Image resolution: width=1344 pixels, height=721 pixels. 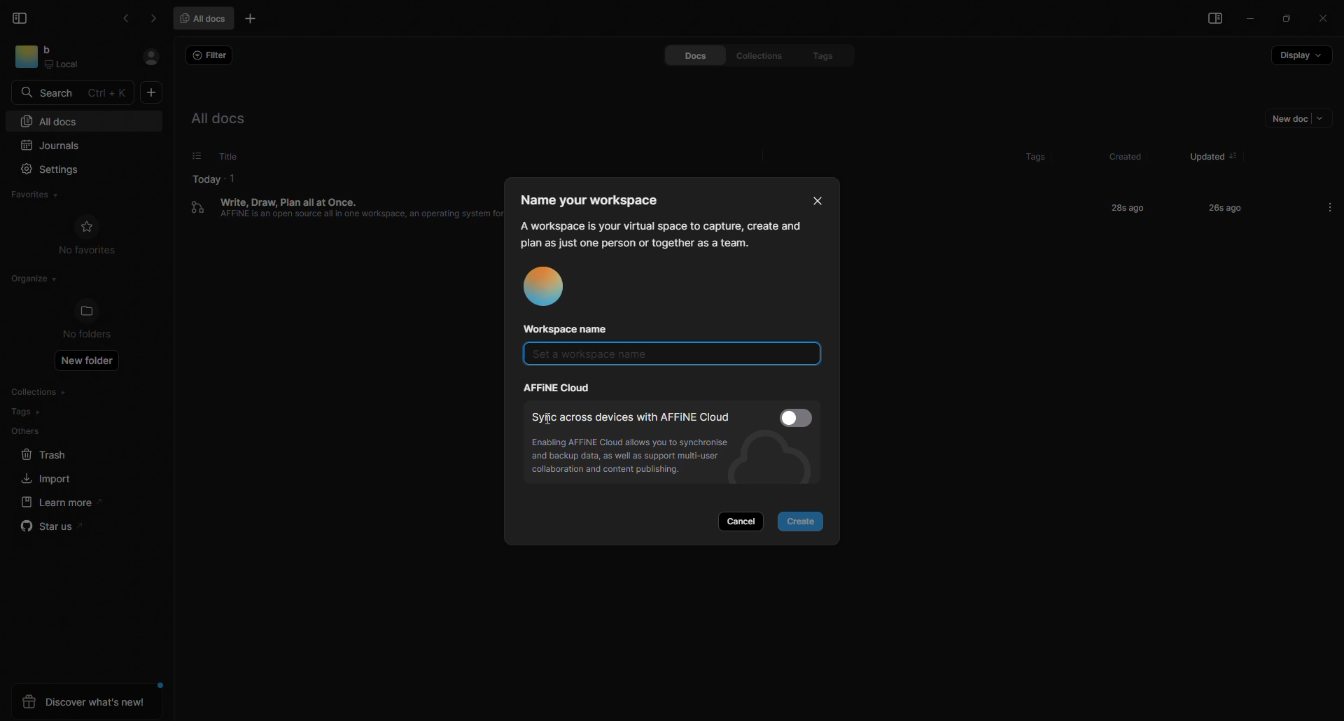 I want to click on go back, so click(x=128, y=18).